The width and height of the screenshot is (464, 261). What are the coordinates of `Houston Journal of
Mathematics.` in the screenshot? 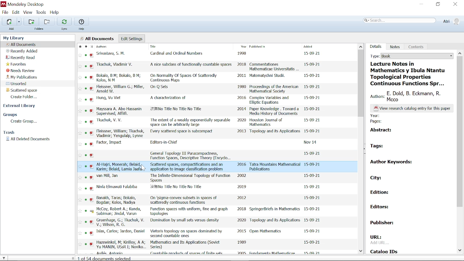 It's located at (268, 123).